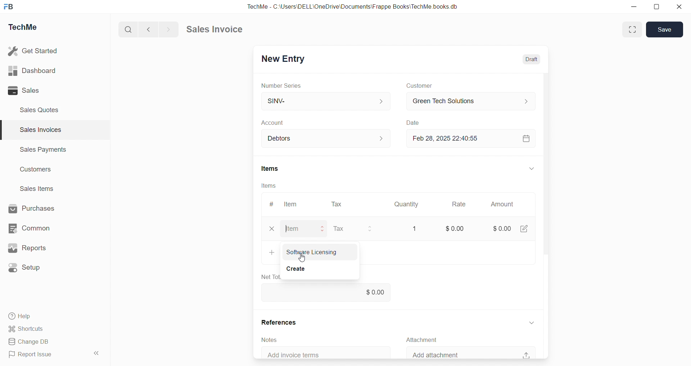  Describe the element at coordinates (455, 228) in the screenshot. I see `$0.00` at that location.